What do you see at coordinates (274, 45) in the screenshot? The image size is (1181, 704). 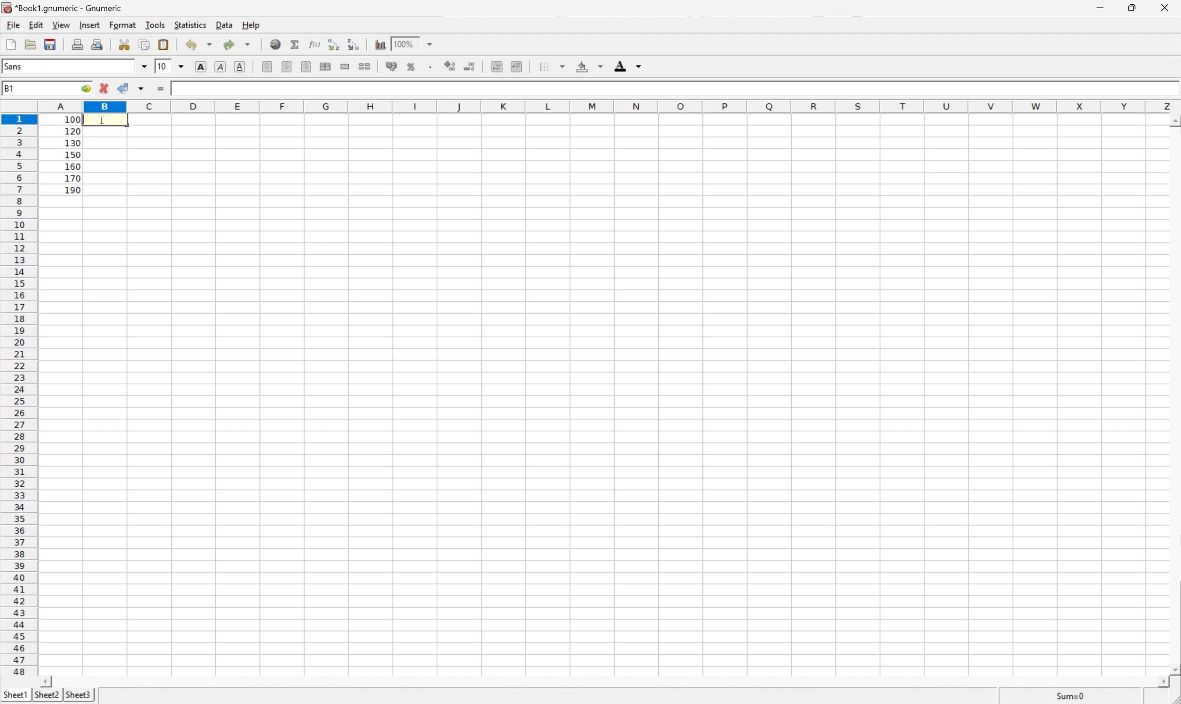 I see `Insert hyperlink` at bounding box center [274, 45].